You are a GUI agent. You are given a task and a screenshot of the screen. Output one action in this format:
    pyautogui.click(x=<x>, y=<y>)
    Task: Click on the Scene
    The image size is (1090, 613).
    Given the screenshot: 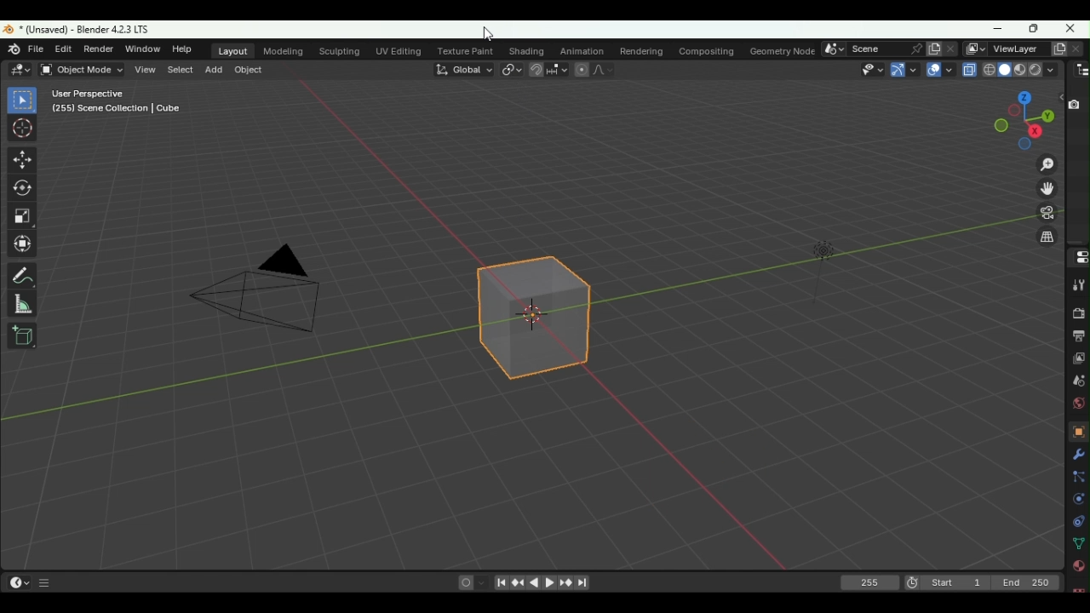 What is the action you would take?
    pyautogui.click(x=1077, y=381)
    